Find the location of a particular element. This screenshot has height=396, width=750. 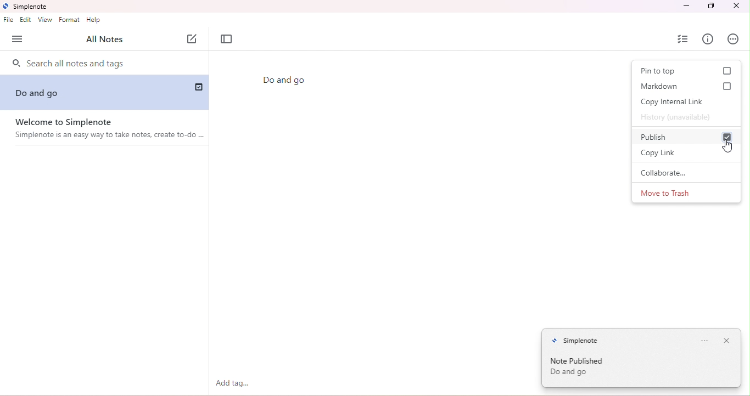

cursor is located at coordinates (729, 146).